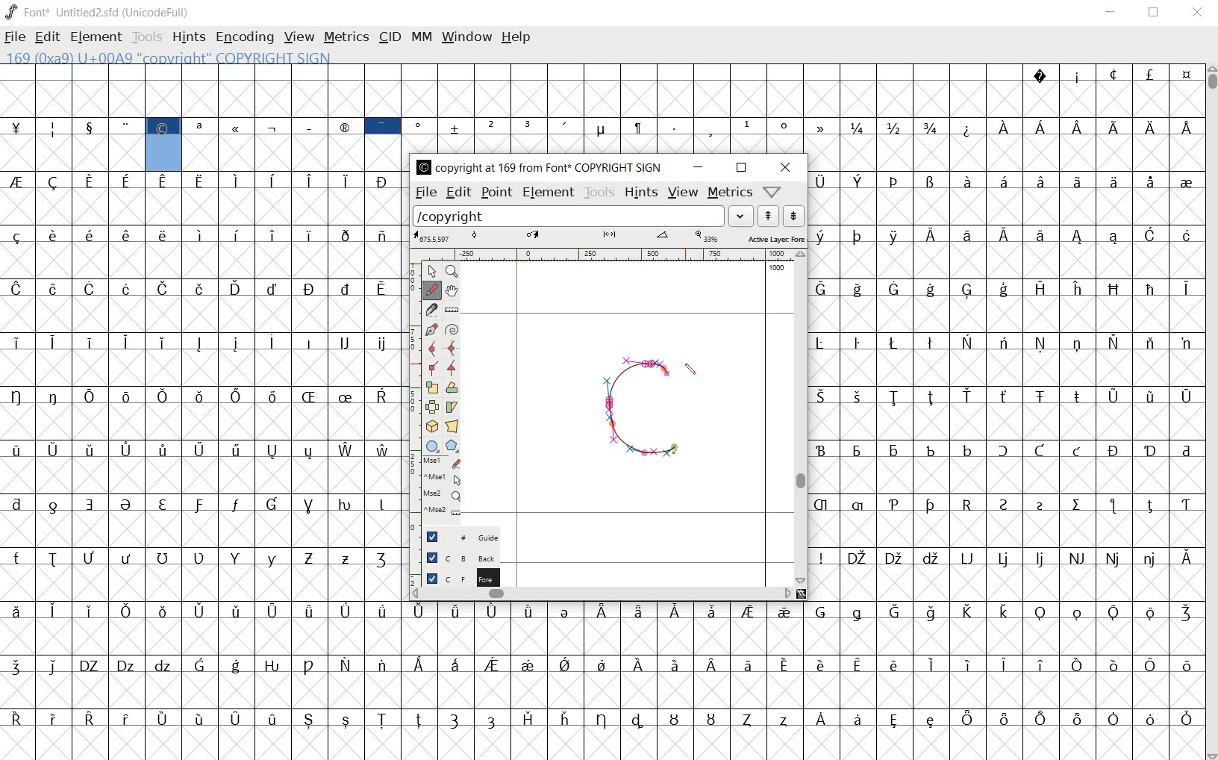 Image resolution: width=1218 pixels, height=760 pixels. Describe the element at coordinates (456, 537) in the screenshot. I see `Guide` at that location.